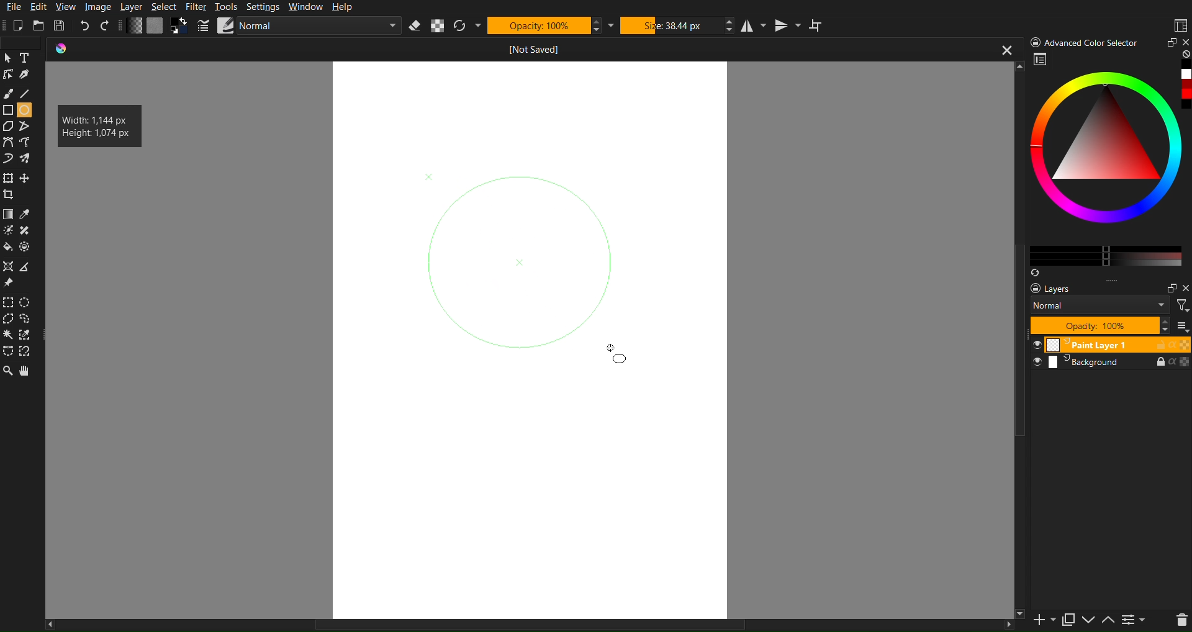 This screenshot has height=632, width=1192. Describe the element at coordinates (1185, 287) in the screenshot. I see `` at that location.